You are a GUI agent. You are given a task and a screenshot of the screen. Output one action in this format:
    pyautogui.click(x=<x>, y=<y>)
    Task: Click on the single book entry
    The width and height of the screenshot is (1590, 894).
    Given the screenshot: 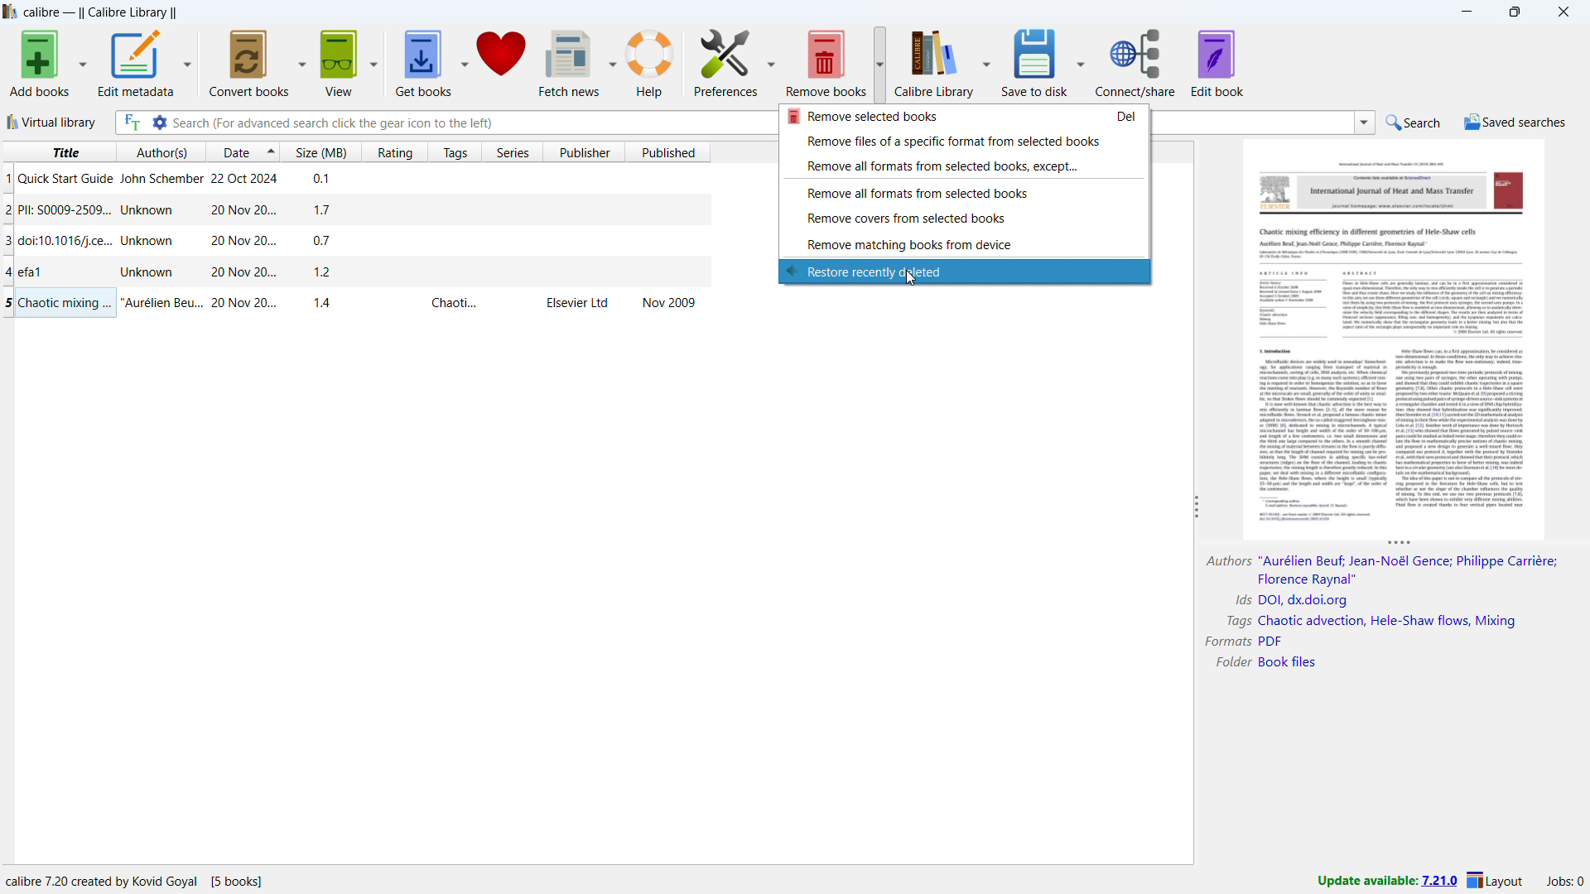 What is the action you would take?
    pyautogui.click(x=356, y=241)
    